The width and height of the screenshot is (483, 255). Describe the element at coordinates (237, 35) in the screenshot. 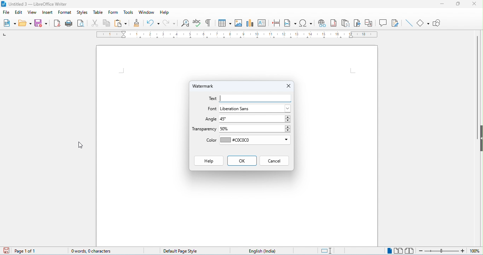

I see `ruler` at that location.